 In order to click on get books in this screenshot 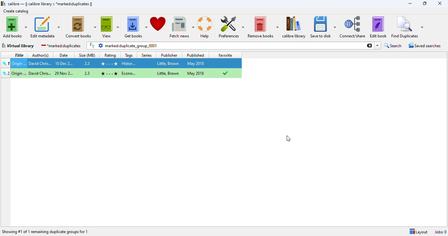, I will do `click(135, 27)`.